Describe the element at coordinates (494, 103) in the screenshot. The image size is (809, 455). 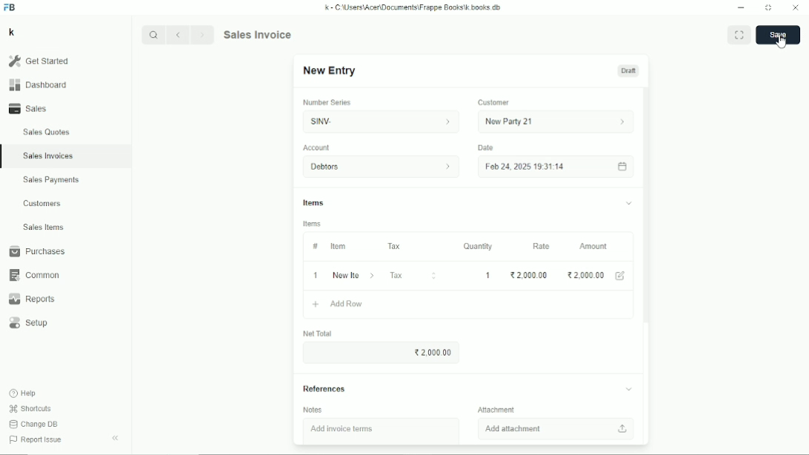
I see `Customer` at that location.